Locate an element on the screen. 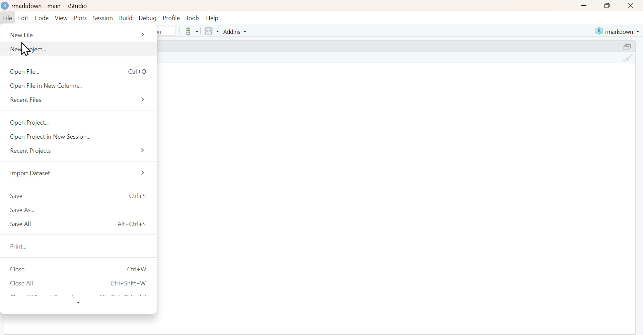 This screenshot has width=643, height=335. New File is located at coordinates (79, 35).